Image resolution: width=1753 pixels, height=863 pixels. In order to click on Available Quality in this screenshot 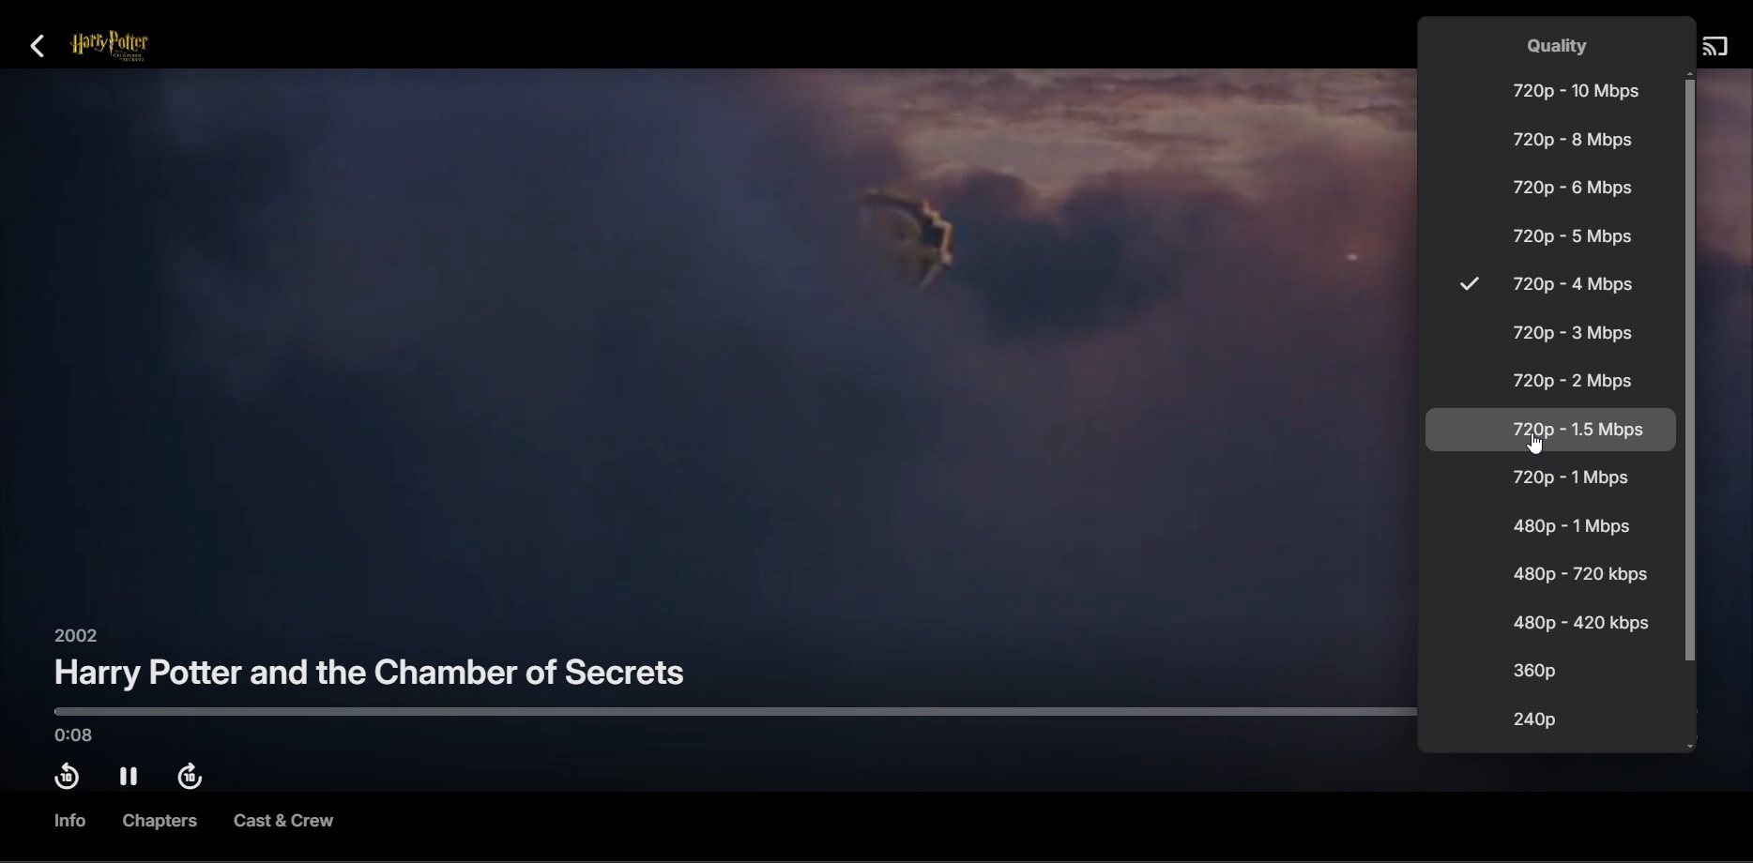, I will do `click(1467, 284)`.